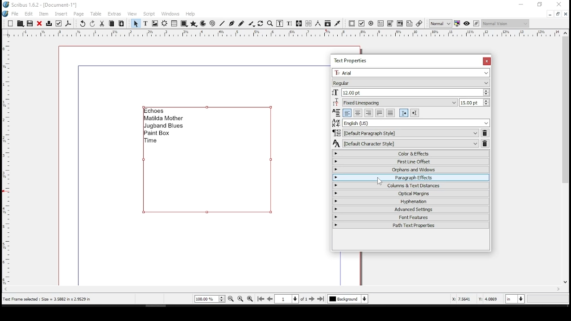  I want to click on pdf list box, so click(400, 24).